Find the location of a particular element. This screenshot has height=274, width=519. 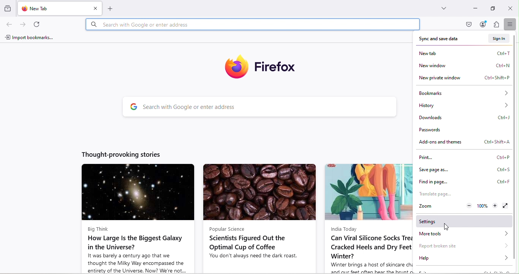

Open application menu is located at coordinates (510, 24).